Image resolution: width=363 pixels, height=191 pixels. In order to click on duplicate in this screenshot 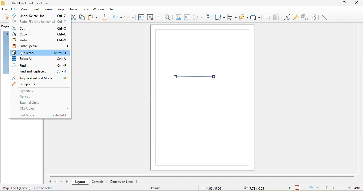, I will do `click(41, 52)`.